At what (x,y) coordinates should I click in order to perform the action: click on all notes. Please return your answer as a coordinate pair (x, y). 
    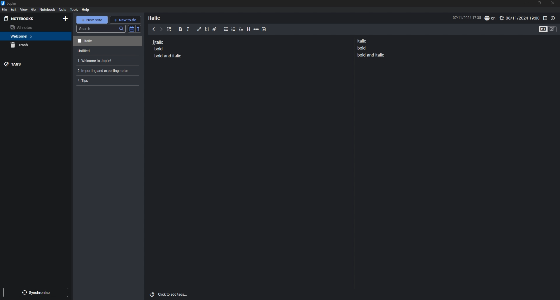
    Looking at the image, I should click on (34, 27).